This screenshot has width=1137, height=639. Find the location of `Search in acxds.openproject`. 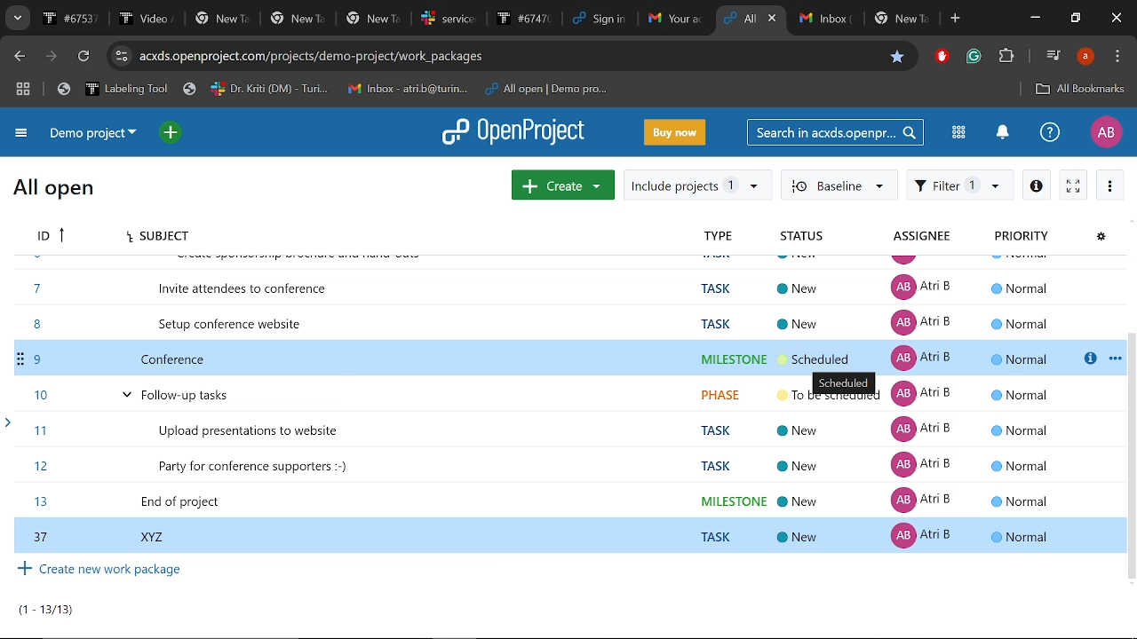

Search in acxds.openproject is located at coordinates (837, 131).